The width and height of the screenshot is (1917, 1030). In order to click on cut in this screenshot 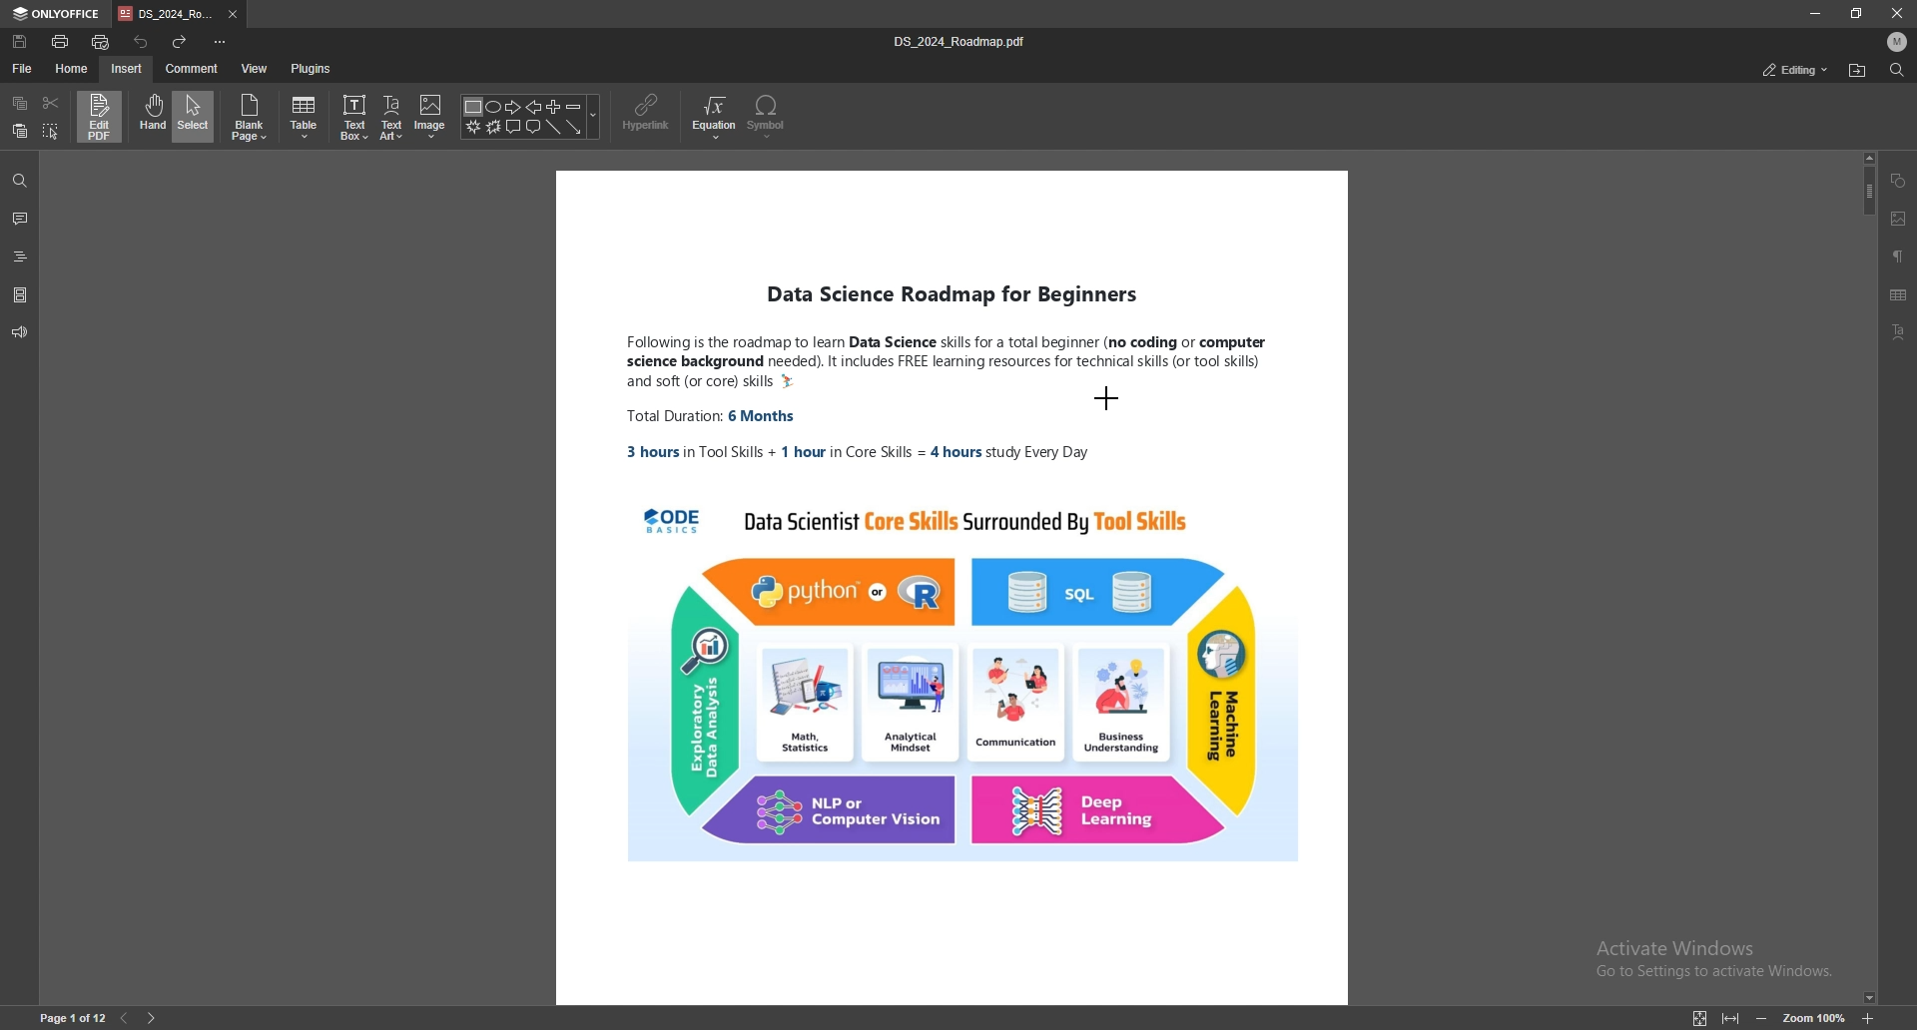, I will do `click(50, 102)`.